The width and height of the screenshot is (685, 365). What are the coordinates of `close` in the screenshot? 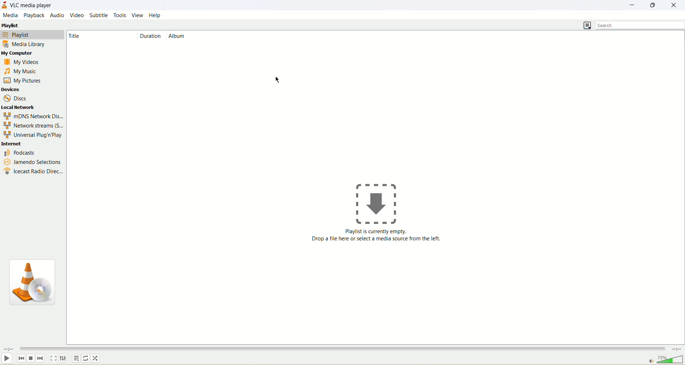 It's located at (674, 6).